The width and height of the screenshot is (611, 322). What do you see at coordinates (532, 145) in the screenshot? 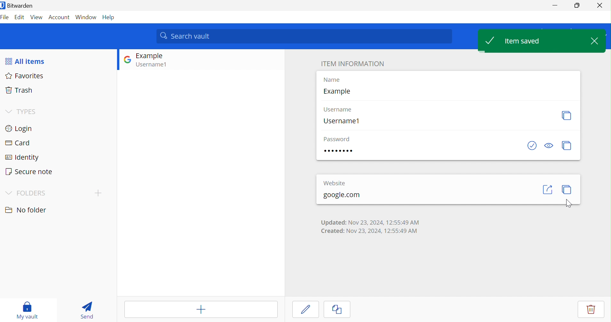
I see `Check if password has been exposed` at bounding box center [532, 145].